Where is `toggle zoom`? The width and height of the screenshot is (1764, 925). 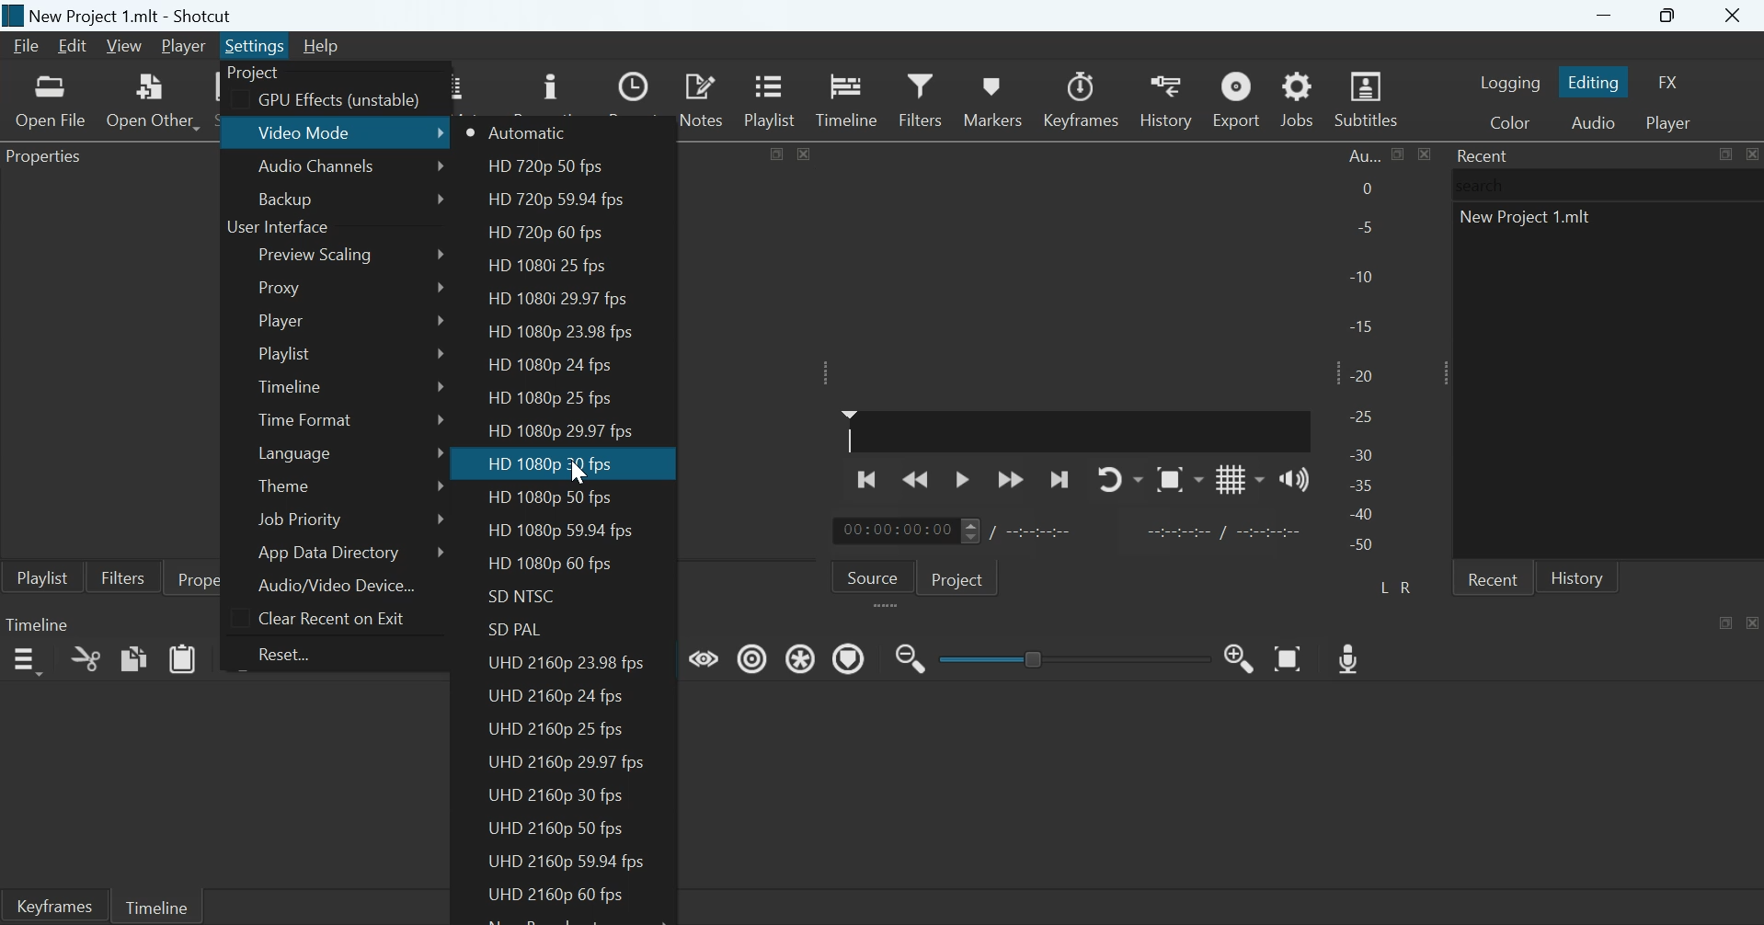 toggle zoom is located at coordinates (1179, 479).